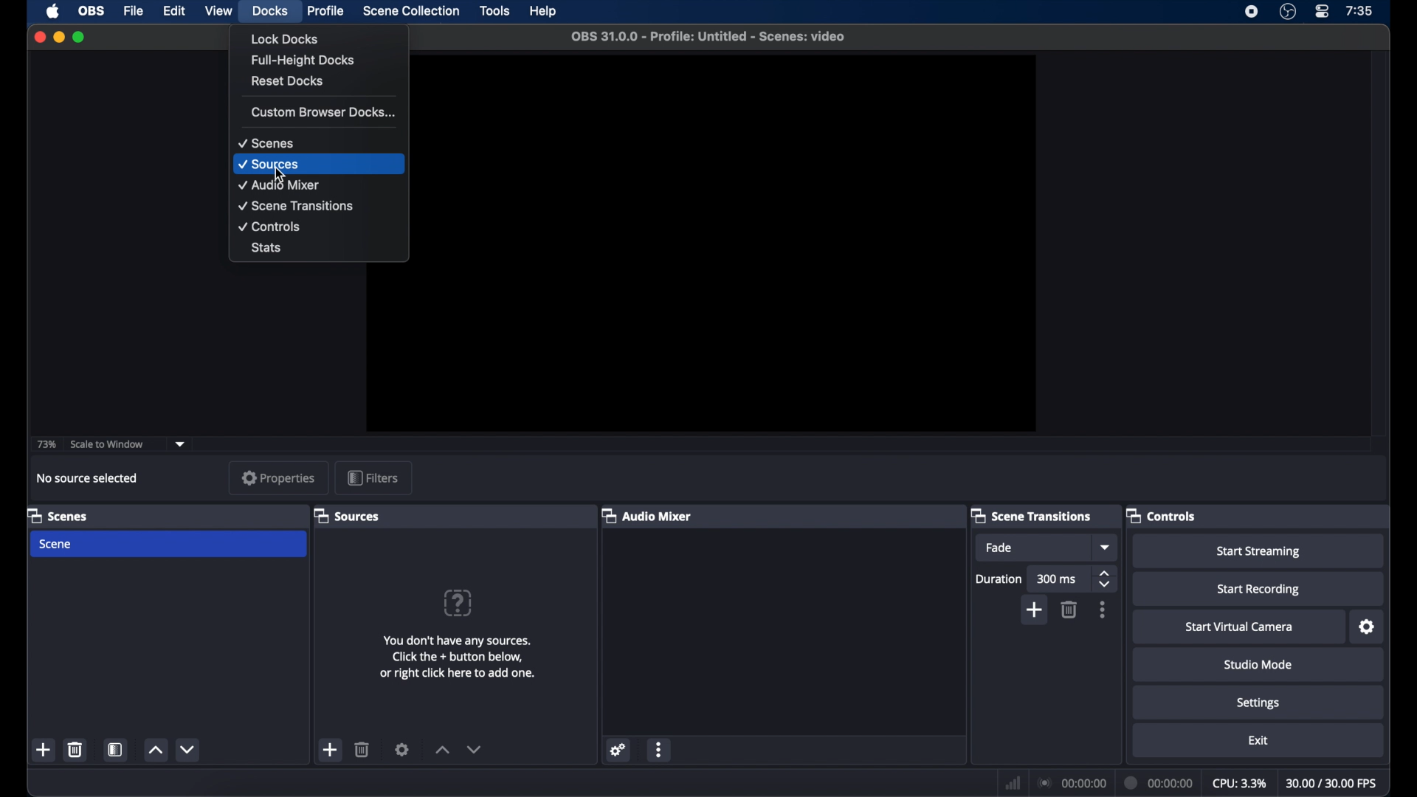 The width and height of the screenshot is (1417, 797). I want to click on scale to window, so click(108, 445).